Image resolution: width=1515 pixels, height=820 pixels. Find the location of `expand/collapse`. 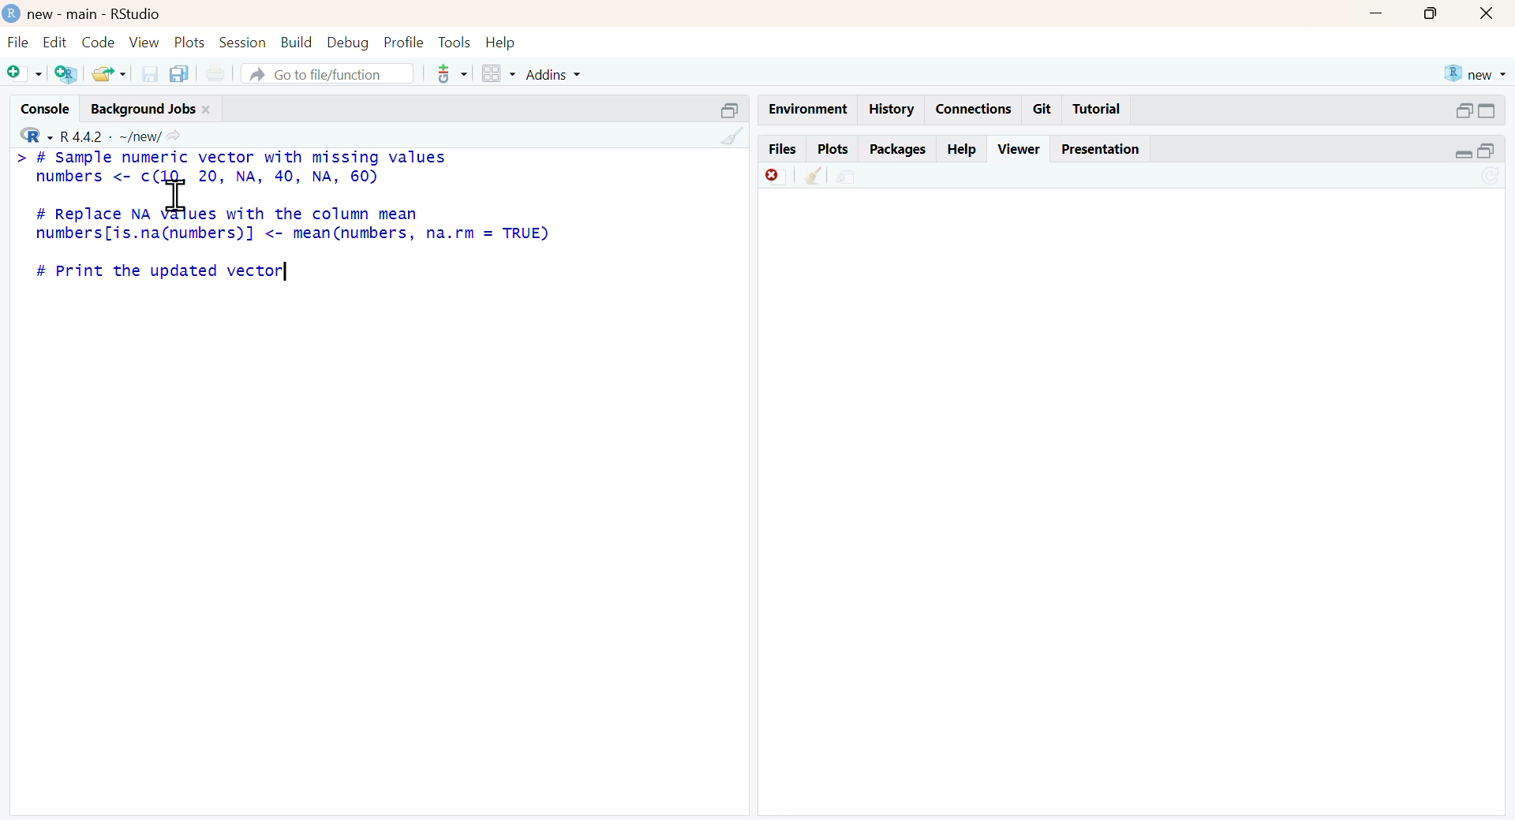

expand/collapse is located at coordinates (1463, 154).